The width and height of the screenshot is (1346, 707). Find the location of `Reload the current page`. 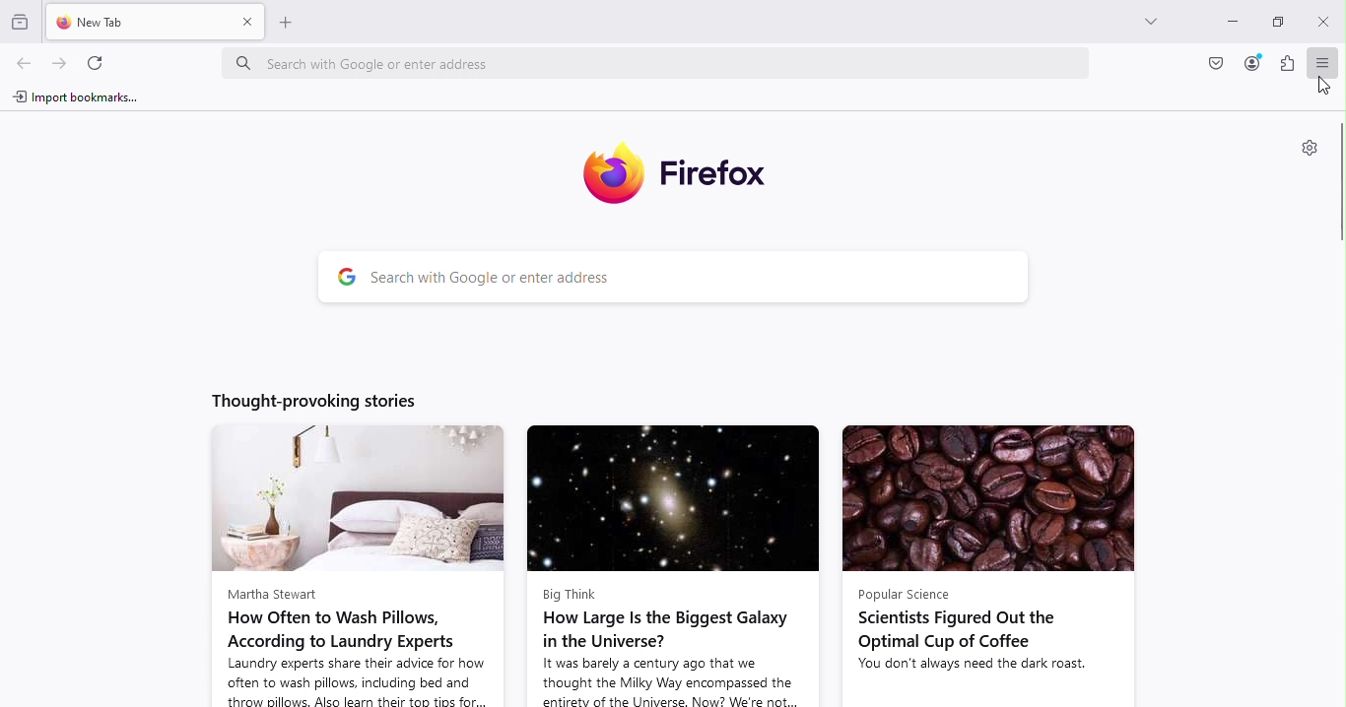

Reload the current page is located at coordinates (100, 64).